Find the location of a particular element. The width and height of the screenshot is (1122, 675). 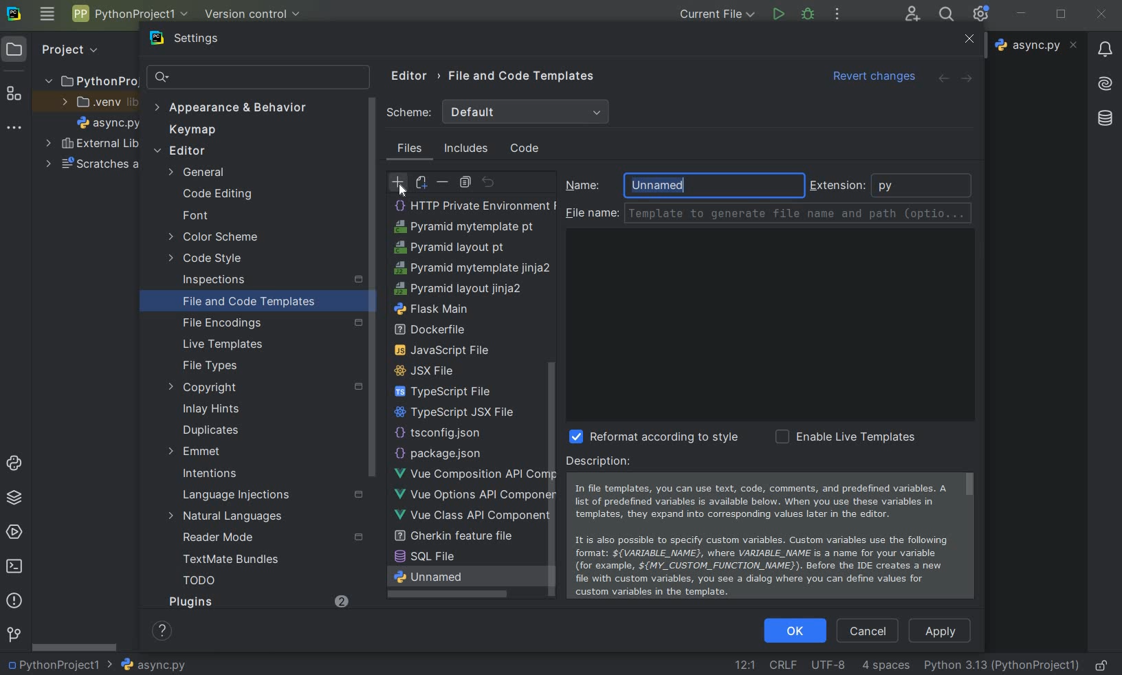

debug is located at coordinates (807, 14).